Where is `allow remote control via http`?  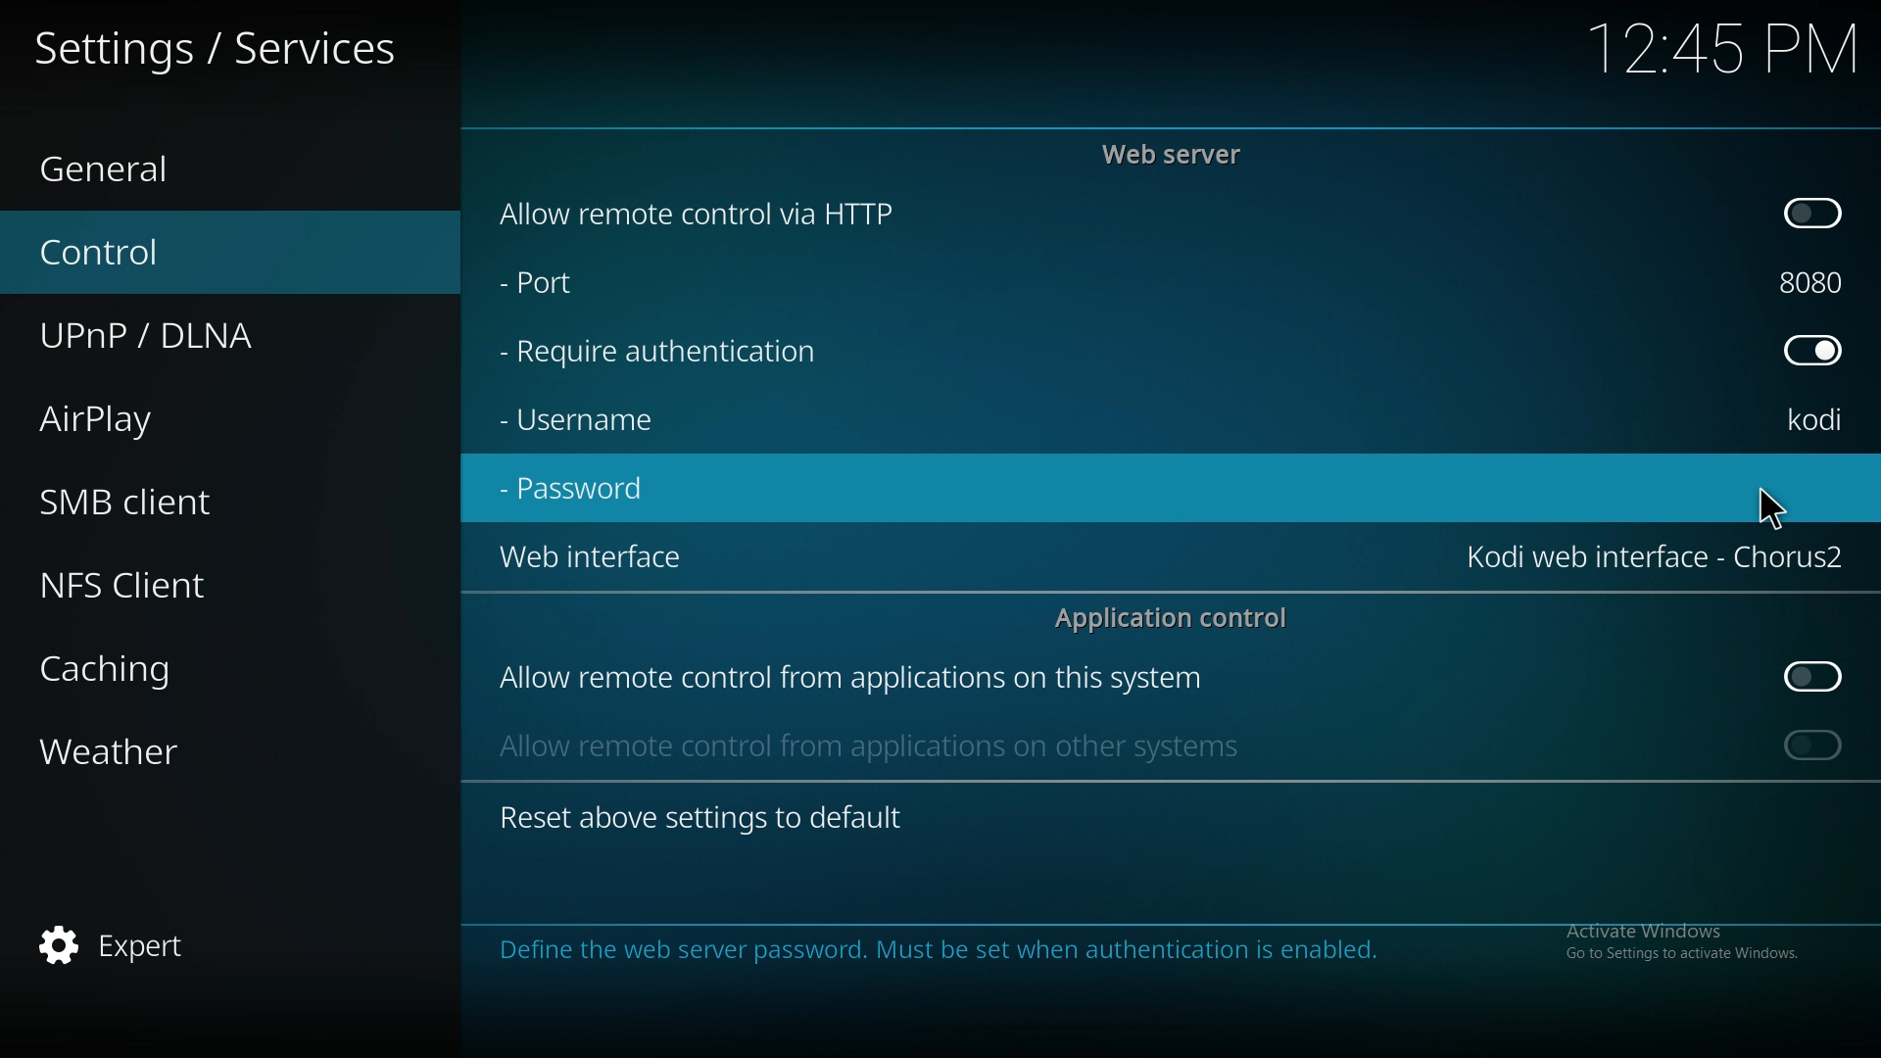 allow remote control via http is located at coordinates (700, 215).